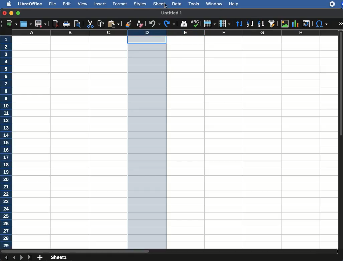 The image size is (343, 261). I want to click on special character, so click(322, 24).